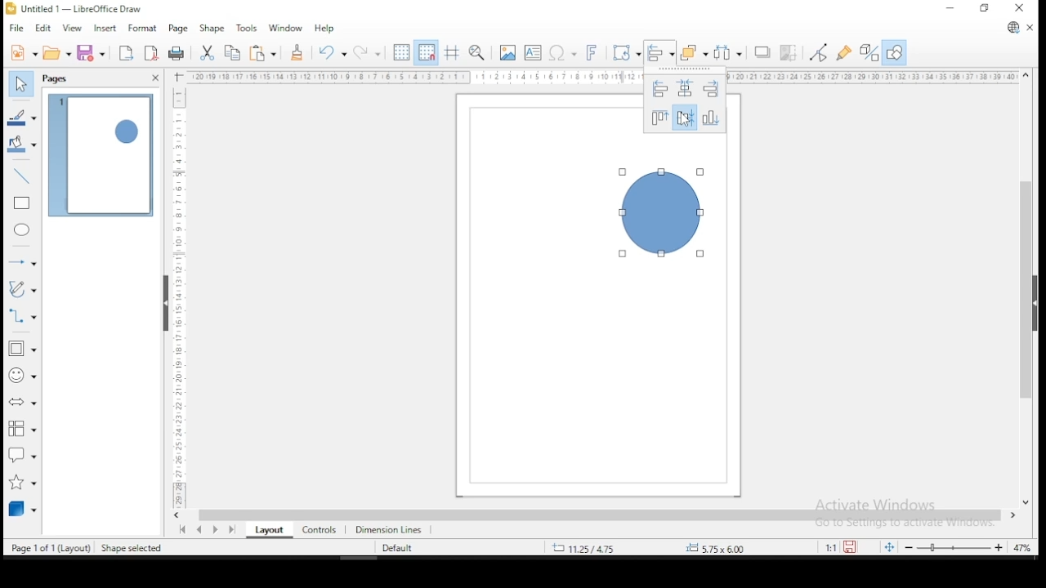 The image size is (1046, 588). What do you see at coordinates (23, 349) in the screenshot?
I see `simple shapes` at bounding box center [23, 349].